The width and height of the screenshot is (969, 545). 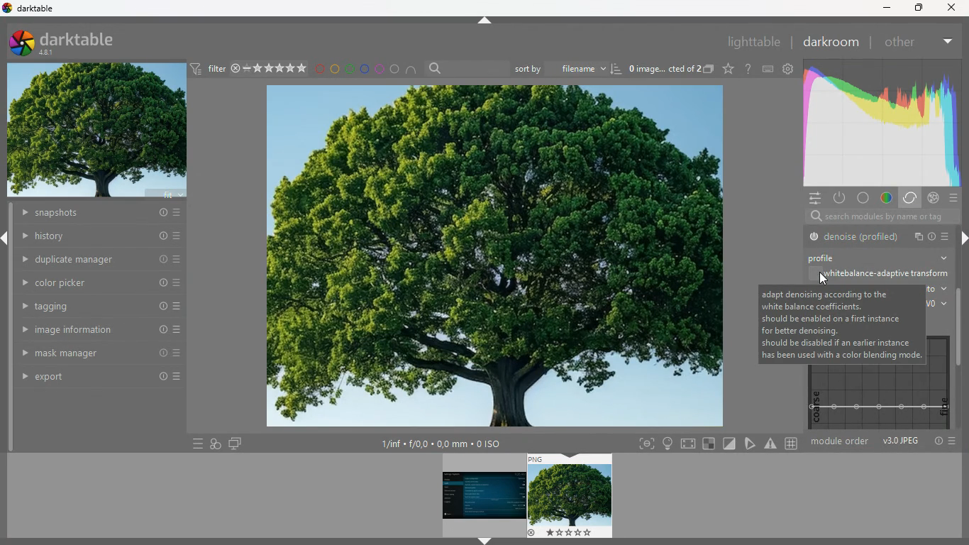 I want to click on semi circle, so click(x=412, y=69).